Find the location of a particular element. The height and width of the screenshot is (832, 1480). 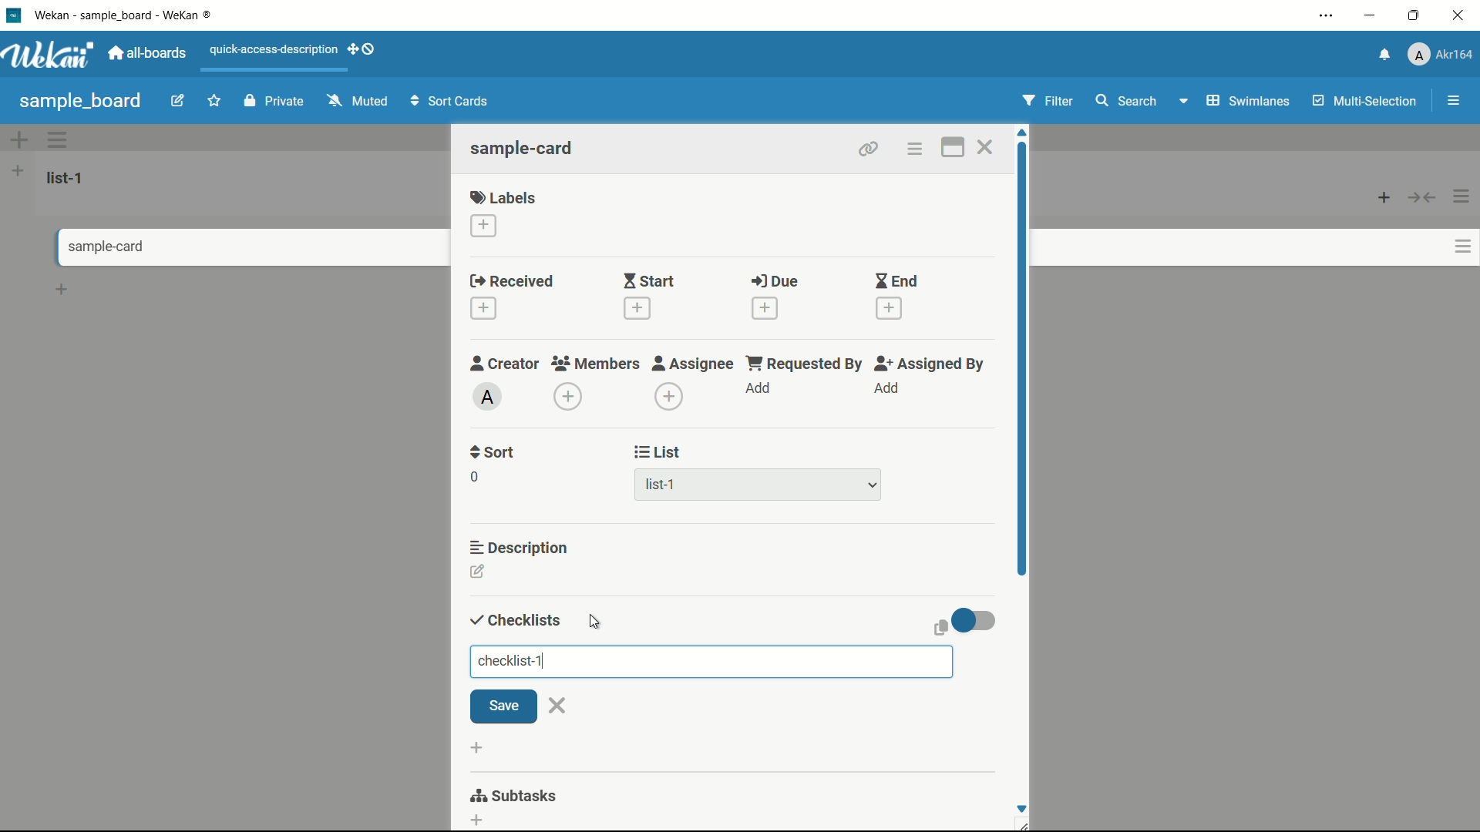

add is located at coordinates (759, 389).